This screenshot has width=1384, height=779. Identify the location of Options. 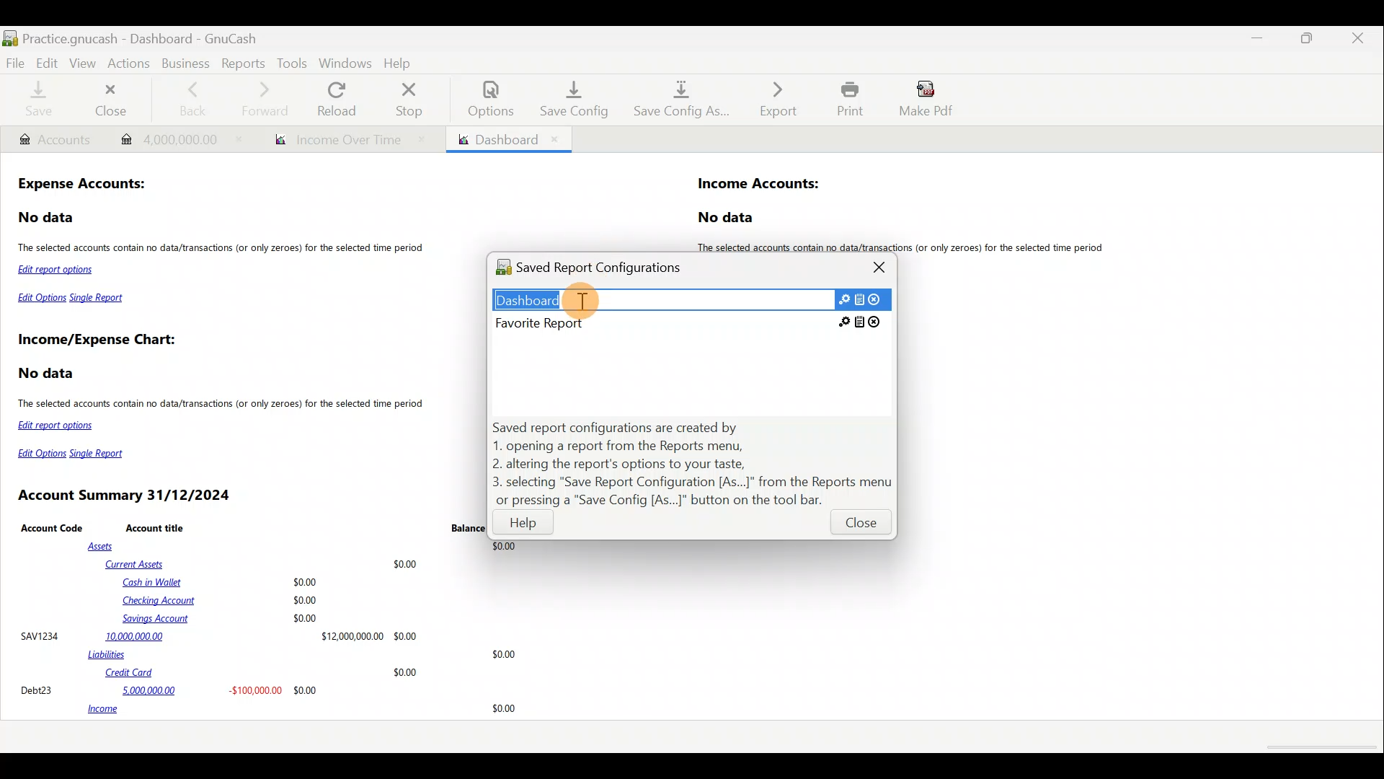
(484, 99).